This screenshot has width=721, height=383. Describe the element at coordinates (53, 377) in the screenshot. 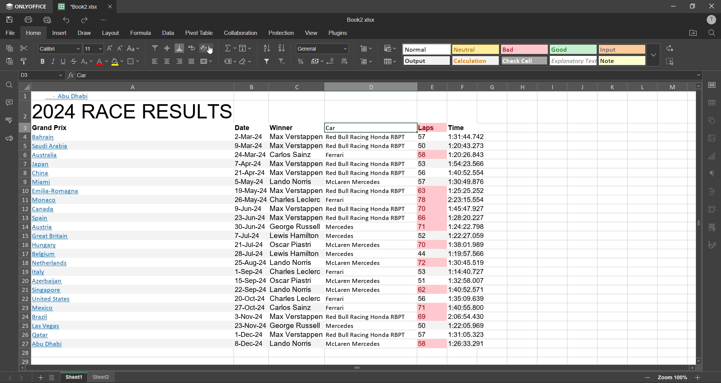

I see `sheet list` at that location.